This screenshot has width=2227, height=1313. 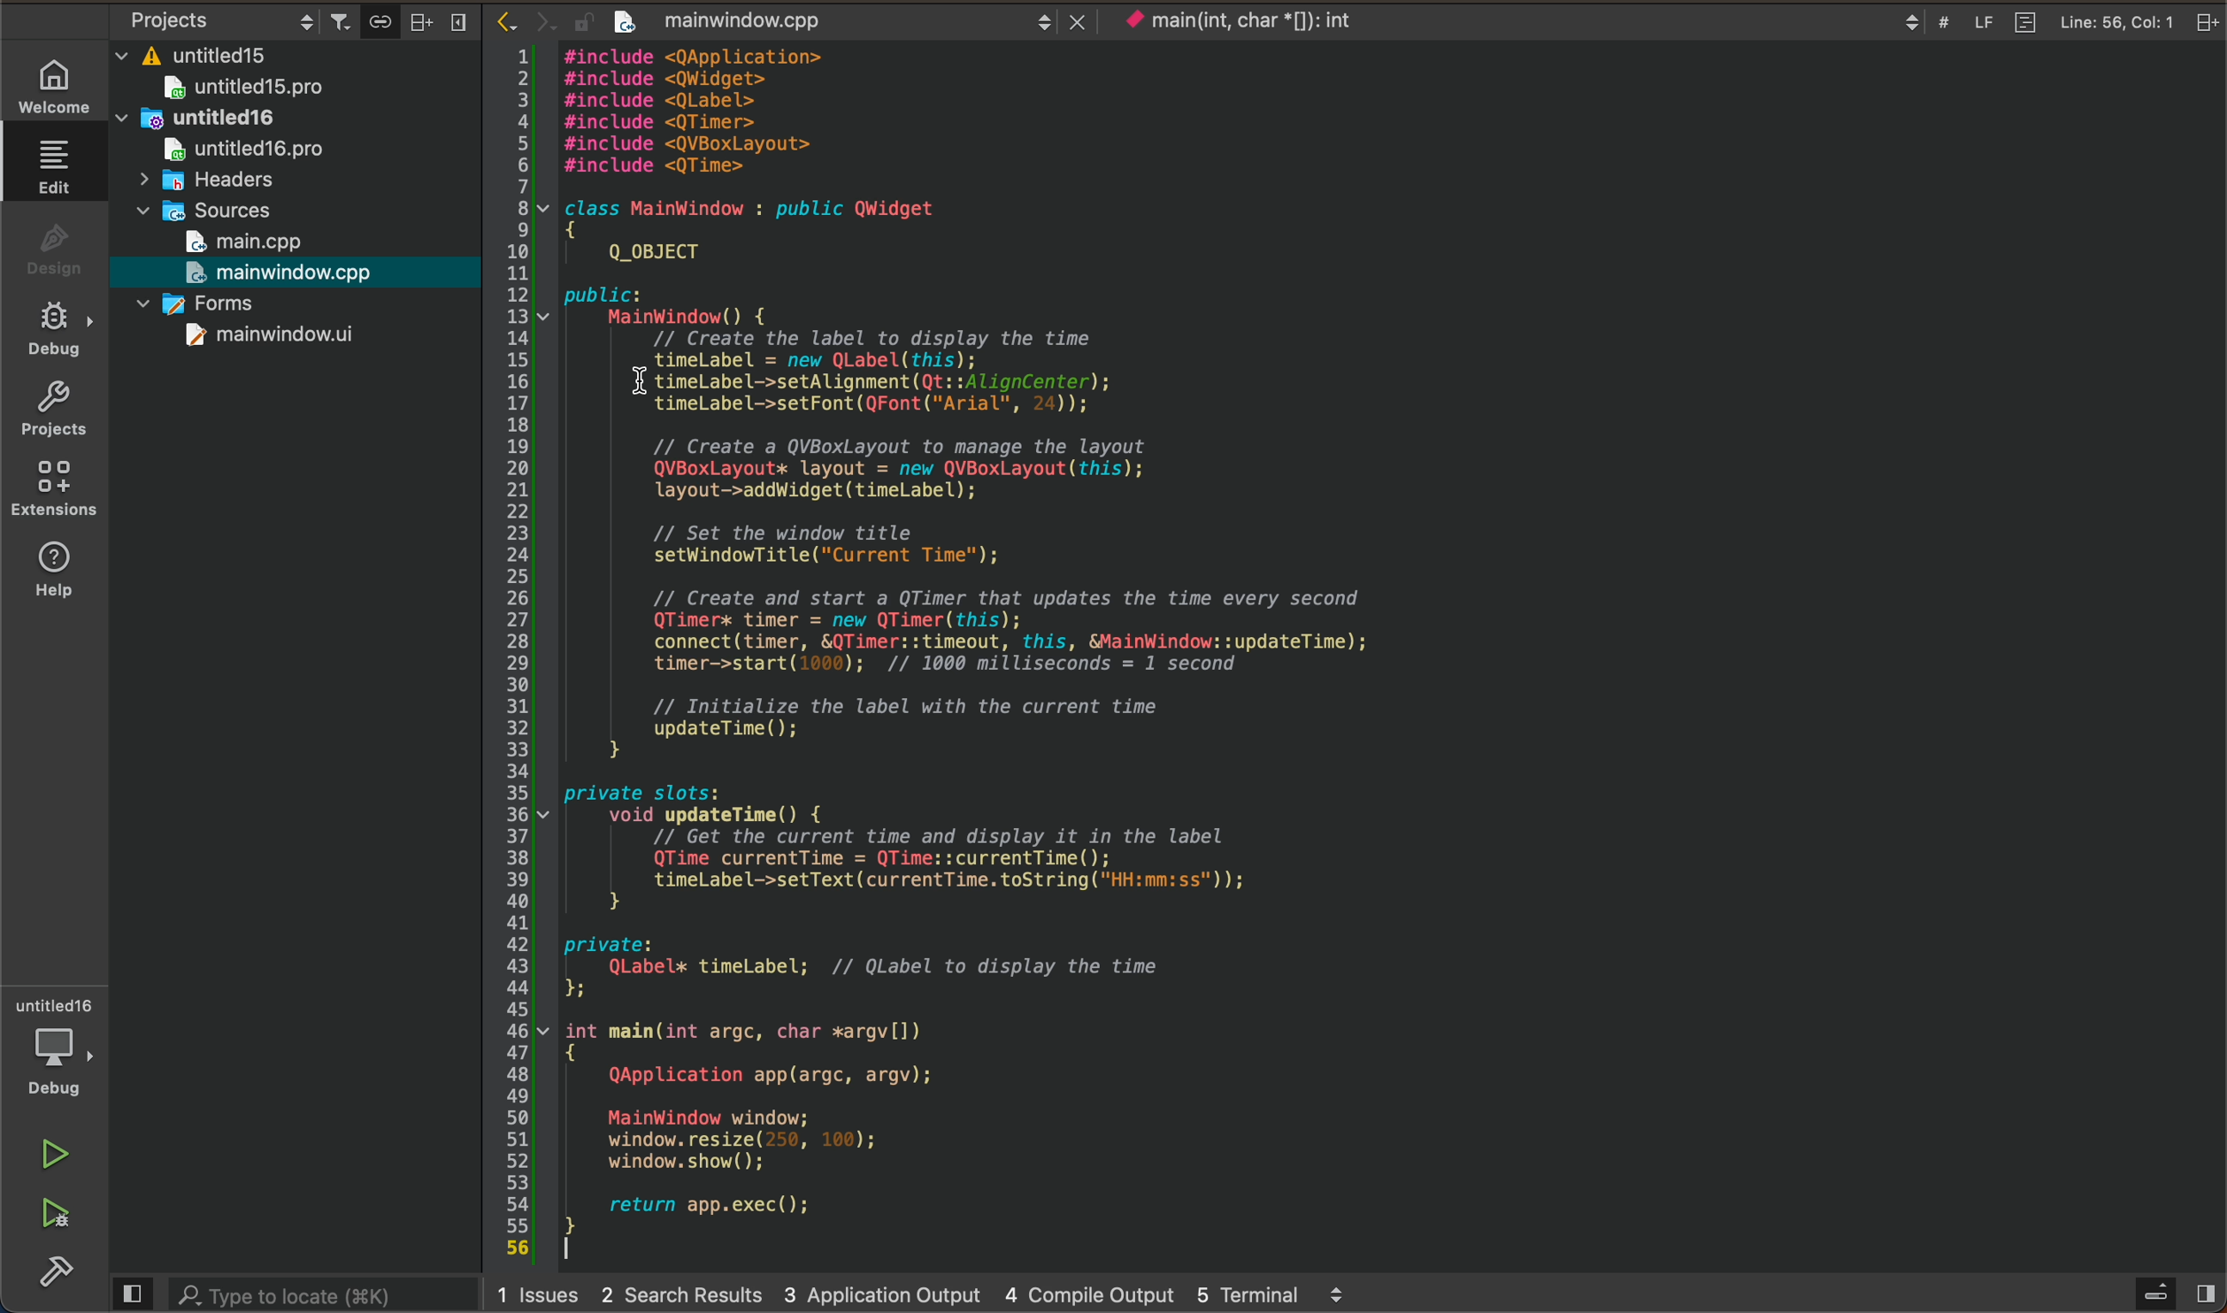 What do you see at coordinates (53, 488) in the screenshot?
I see `extensions` at bounding box center [53, 488].